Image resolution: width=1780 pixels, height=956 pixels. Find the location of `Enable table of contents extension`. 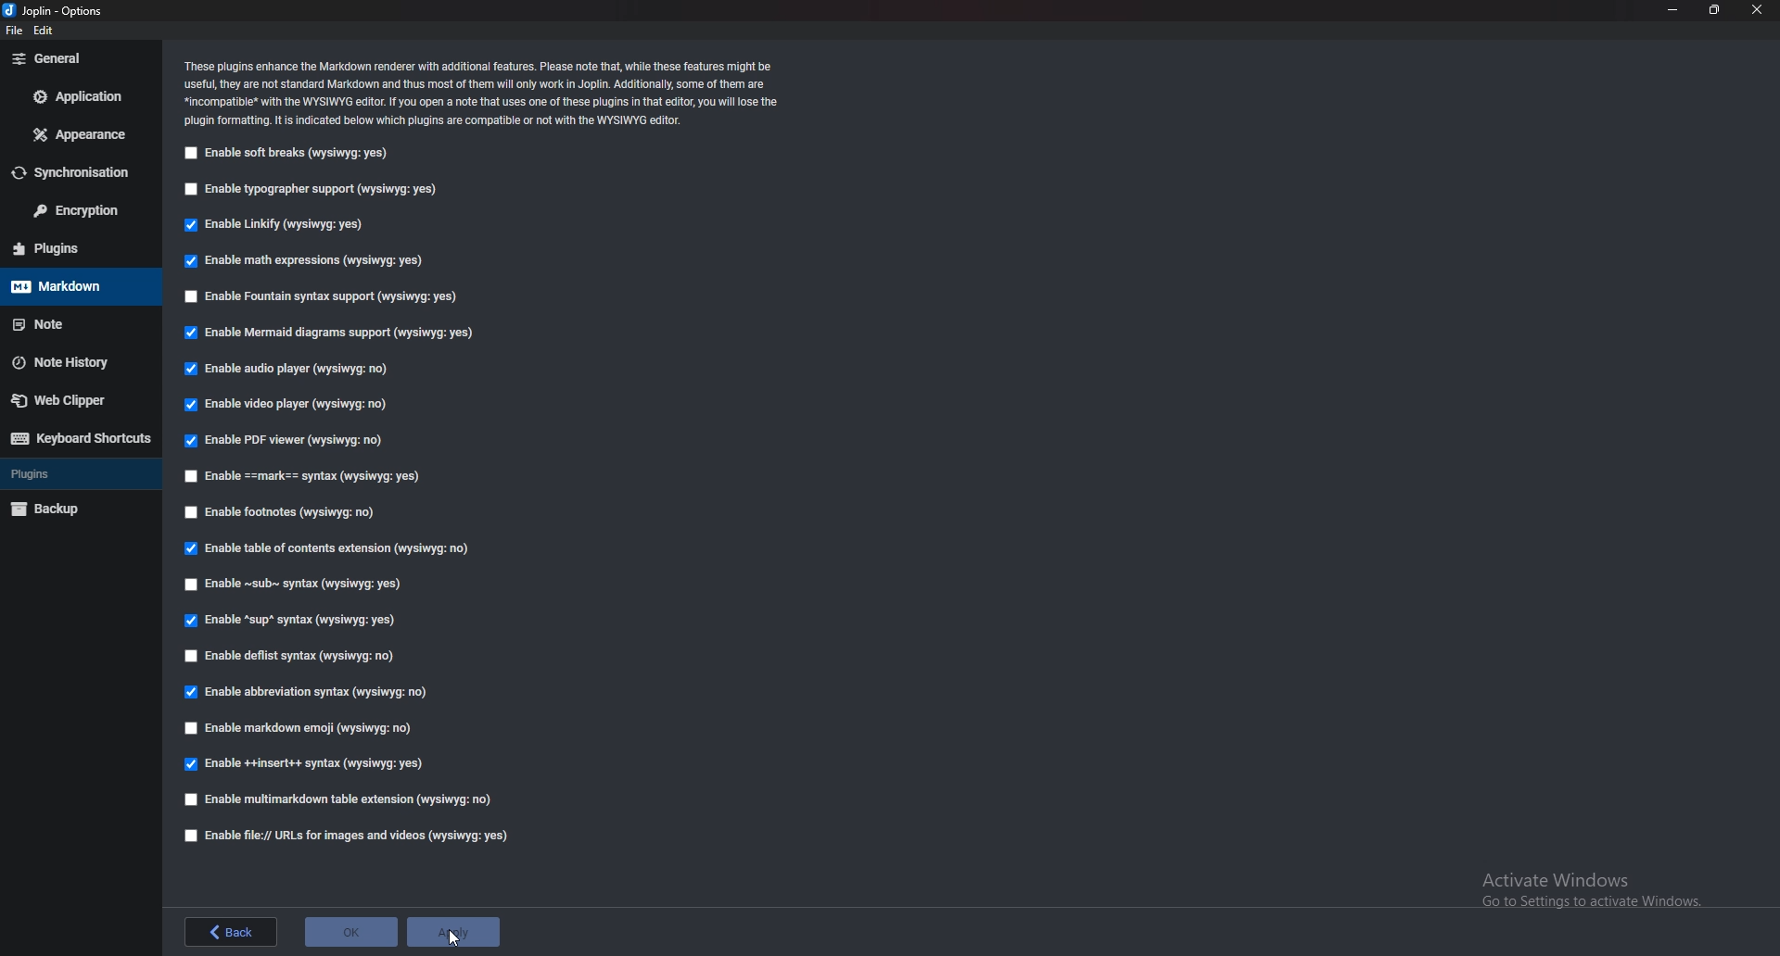

Enable table of contents extension is located at coordinates (337, 548).